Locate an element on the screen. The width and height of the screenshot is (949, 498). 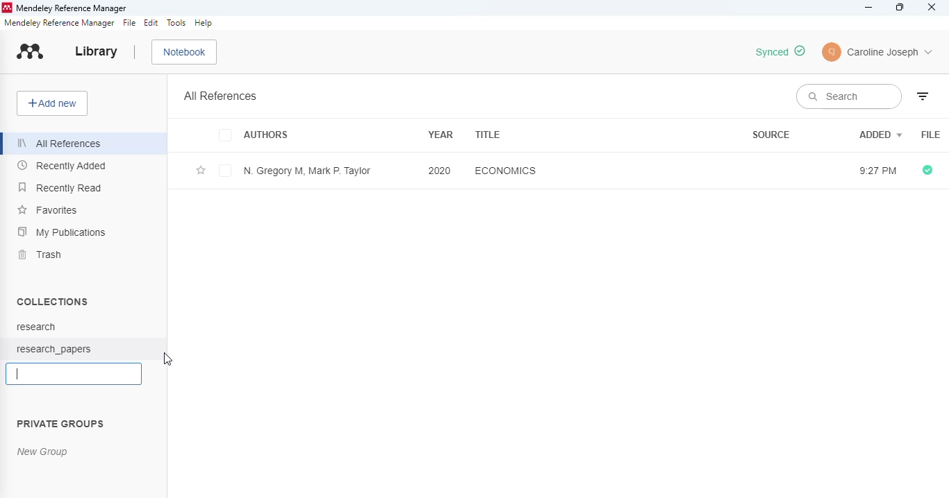
research is located at coordinates (36, 327).